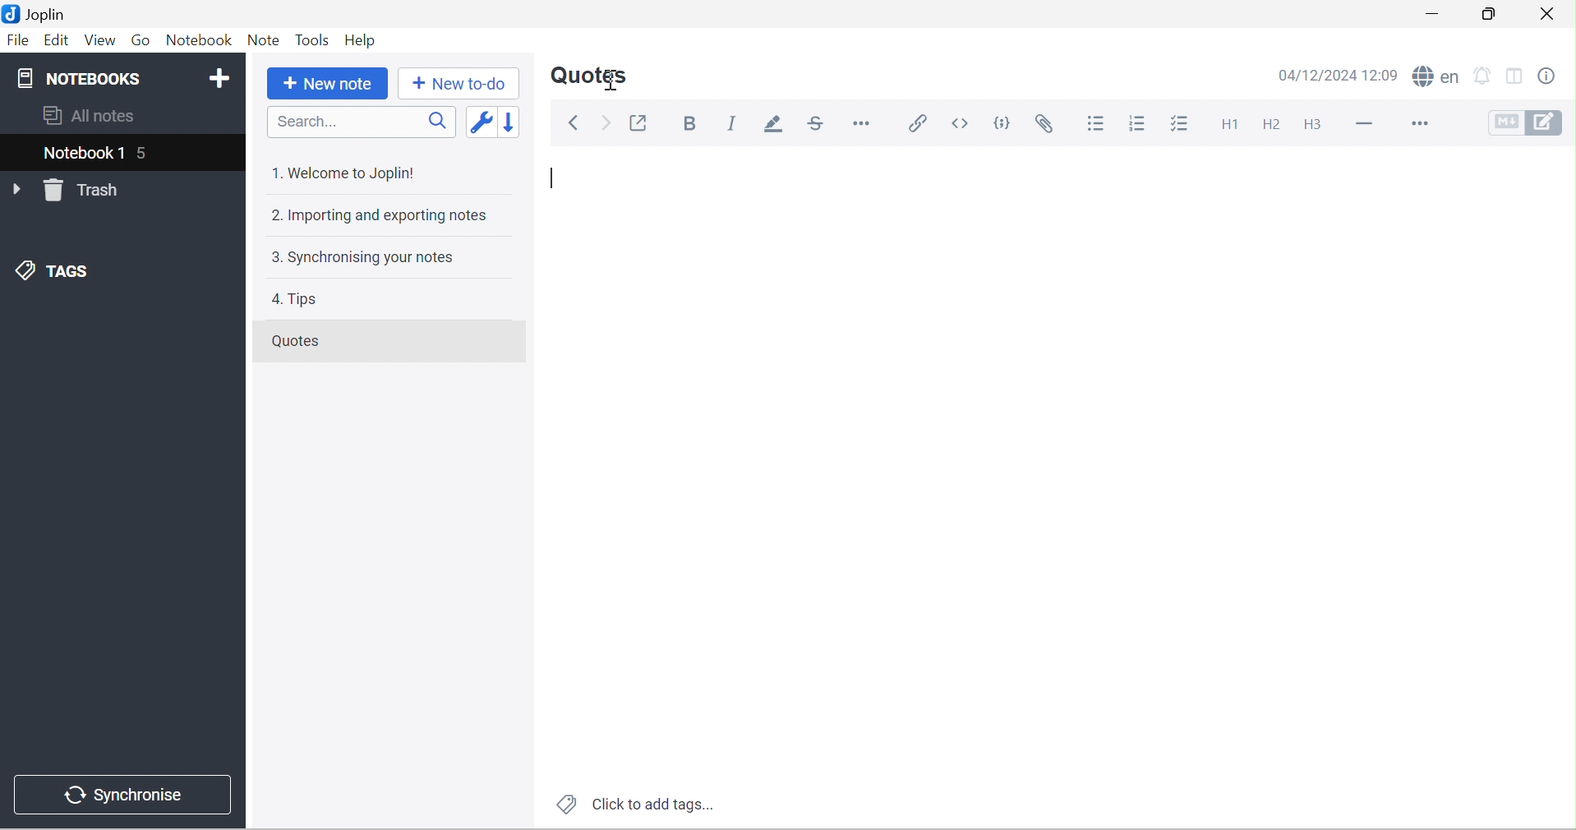  Describe the element at coordinates (18, 190) in the screenshot. I see `Drop Down` at that location.